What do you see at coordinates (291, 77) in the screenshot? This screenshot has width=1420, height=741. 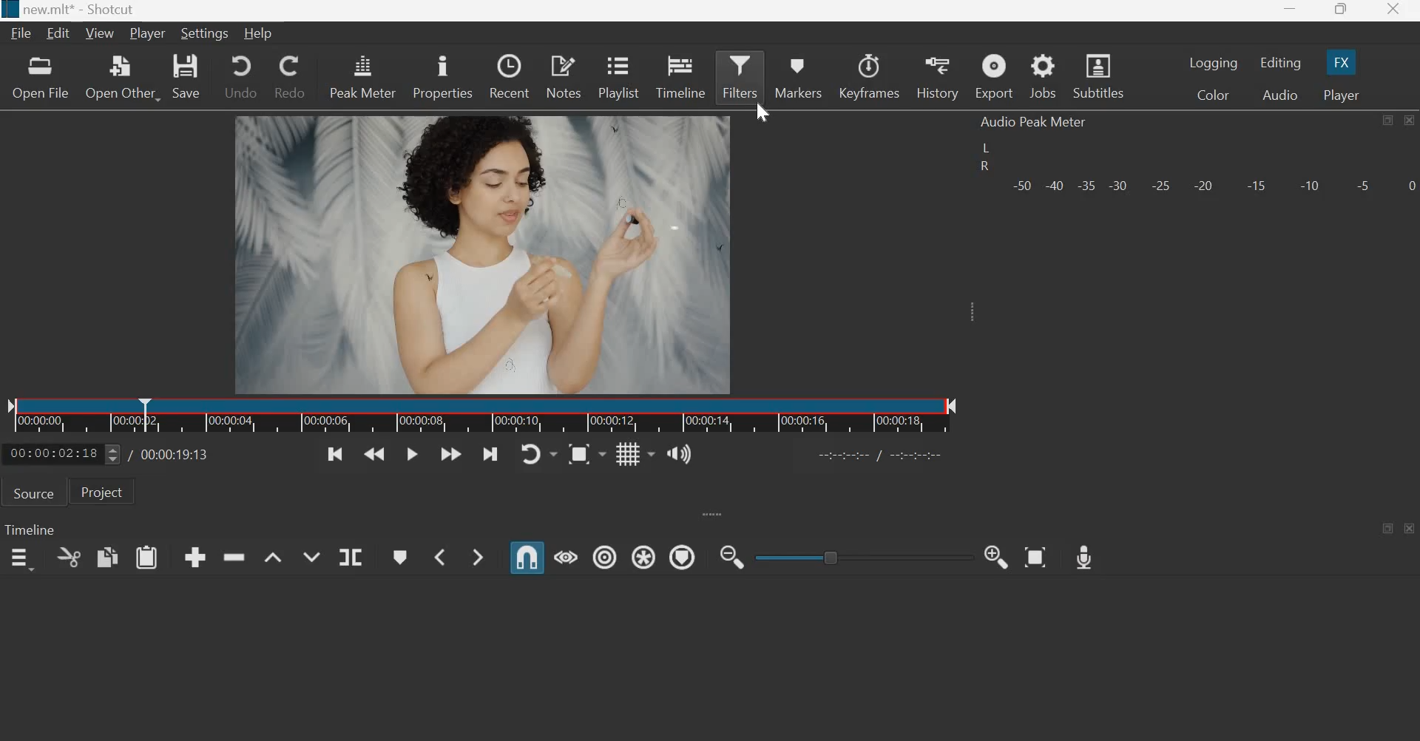 I see `Redo` at bounding box center [291, 77].